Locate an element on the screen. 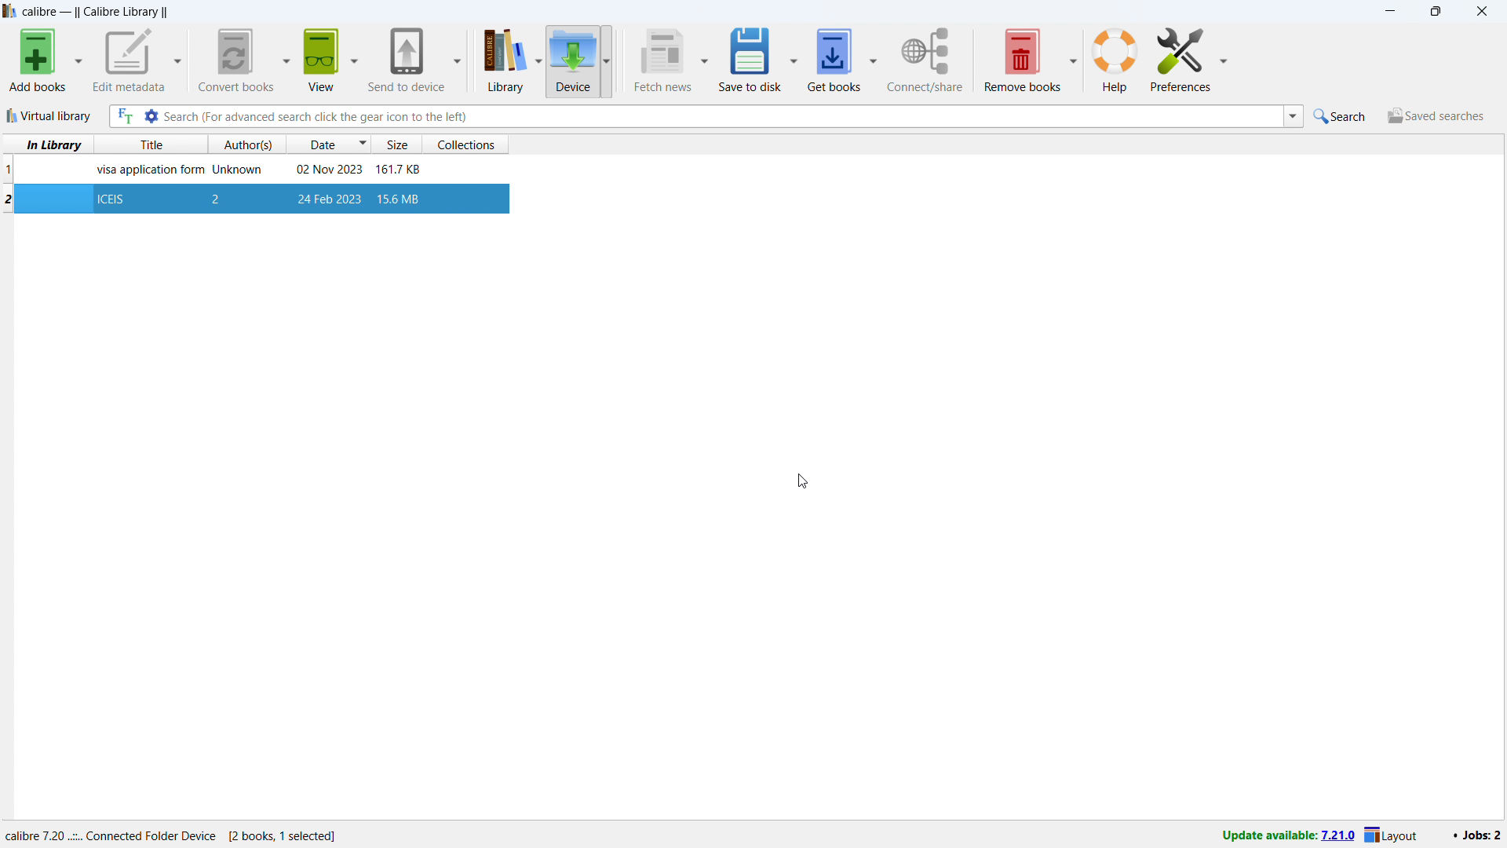  preferences is located at coordinates (1180, 57).